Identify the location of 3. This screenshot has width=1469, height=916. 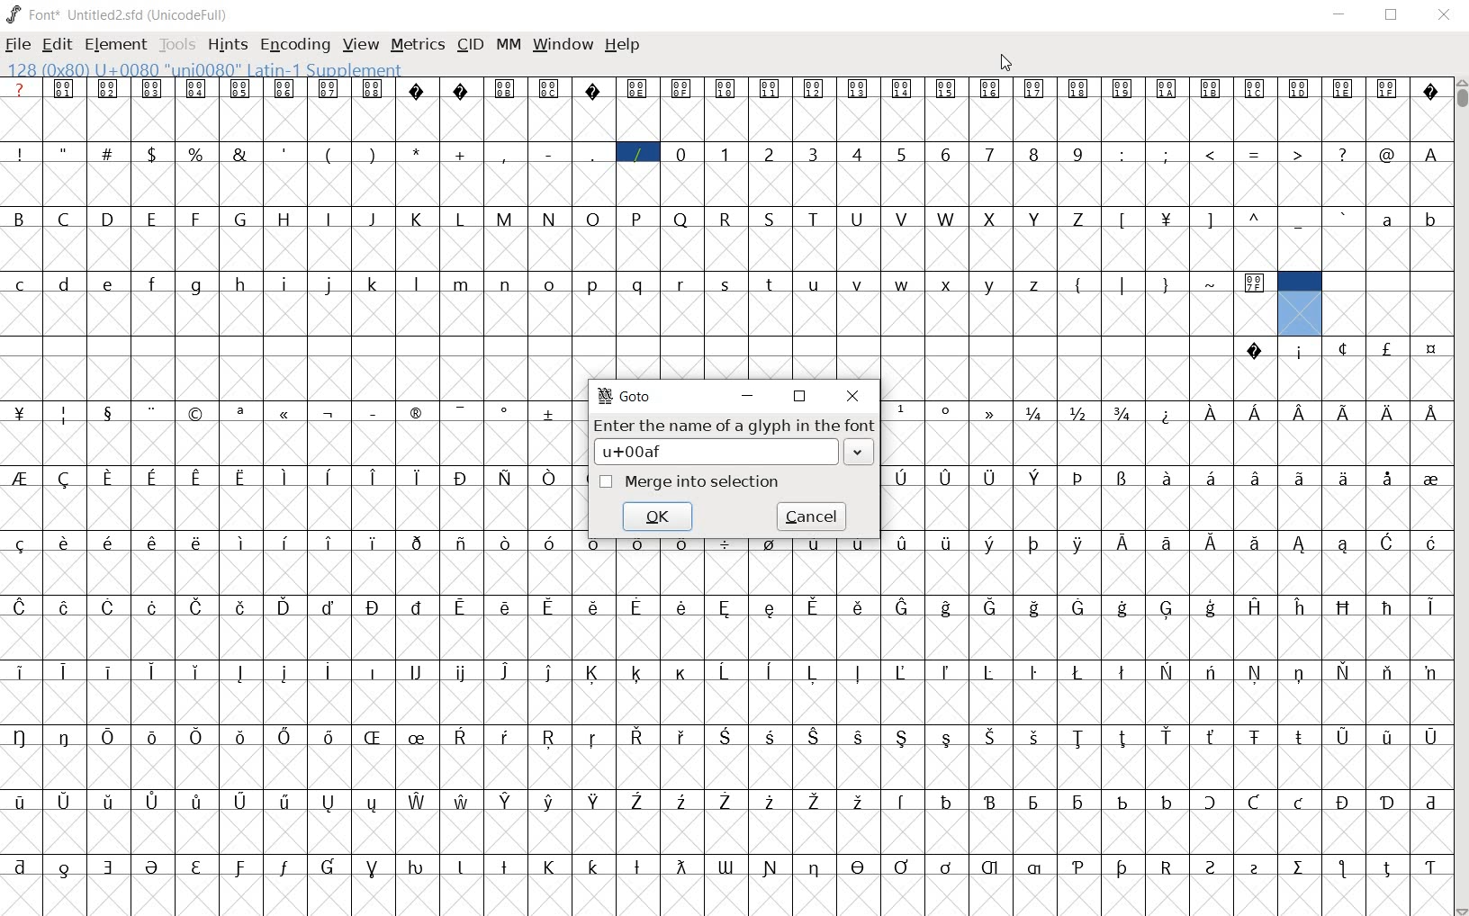
(815, 154).